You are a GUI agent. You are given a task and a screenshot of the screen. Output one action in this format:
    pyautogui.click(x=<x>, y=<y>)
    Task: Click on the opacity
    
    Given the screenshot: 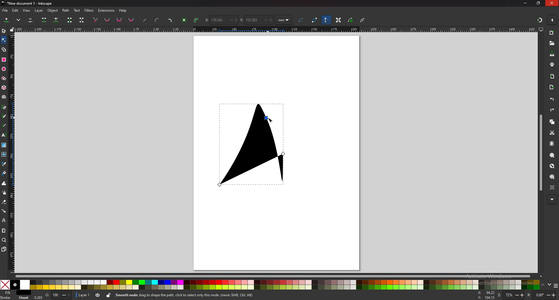 What is the action you would take?
    pyautogui.click(x=58, y=295)
    